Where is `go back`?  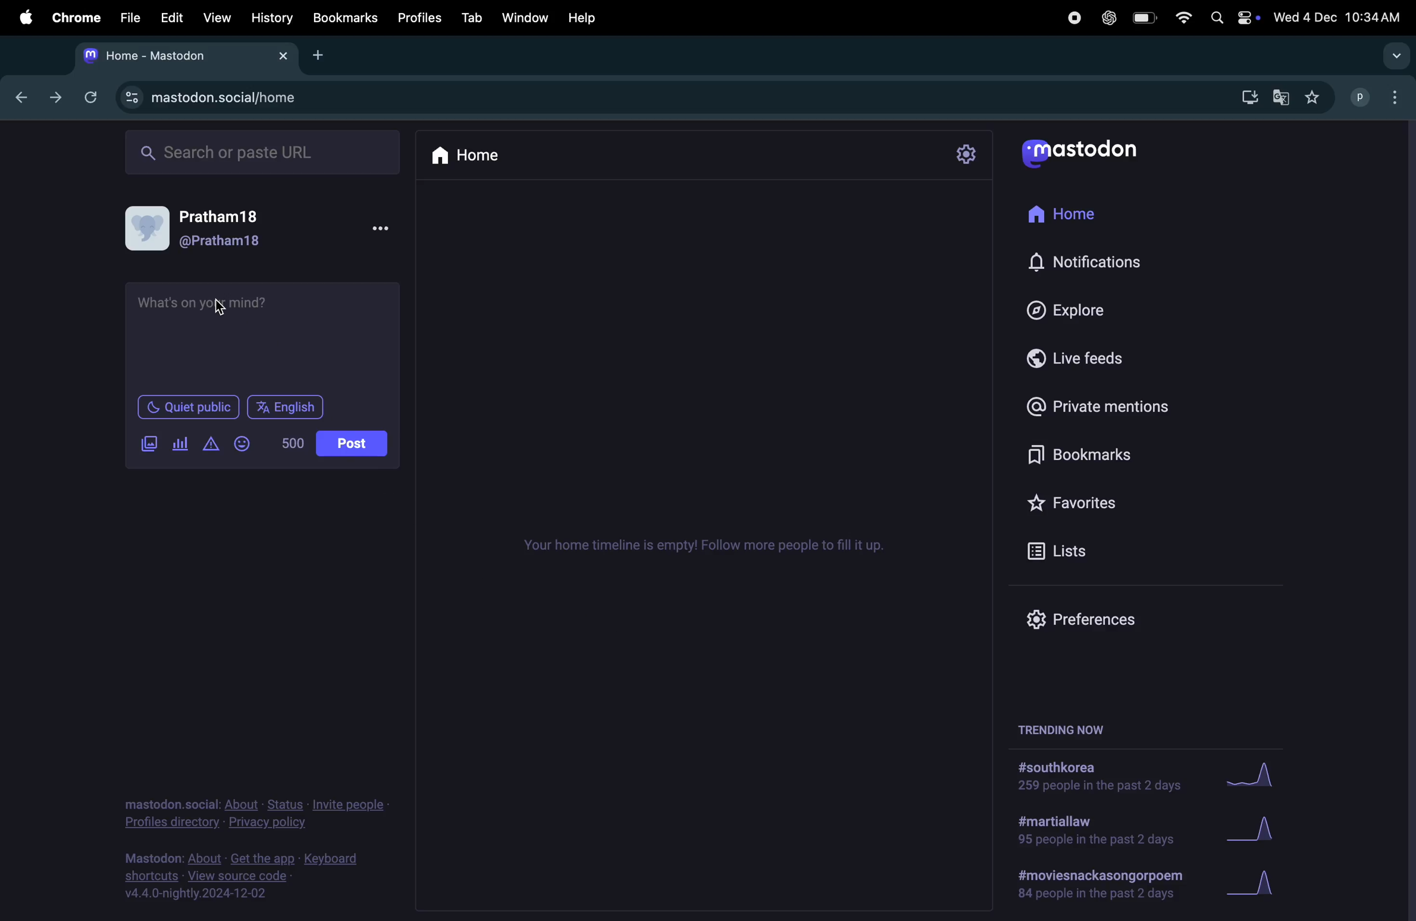 go back is located at coordinates (18, 95).